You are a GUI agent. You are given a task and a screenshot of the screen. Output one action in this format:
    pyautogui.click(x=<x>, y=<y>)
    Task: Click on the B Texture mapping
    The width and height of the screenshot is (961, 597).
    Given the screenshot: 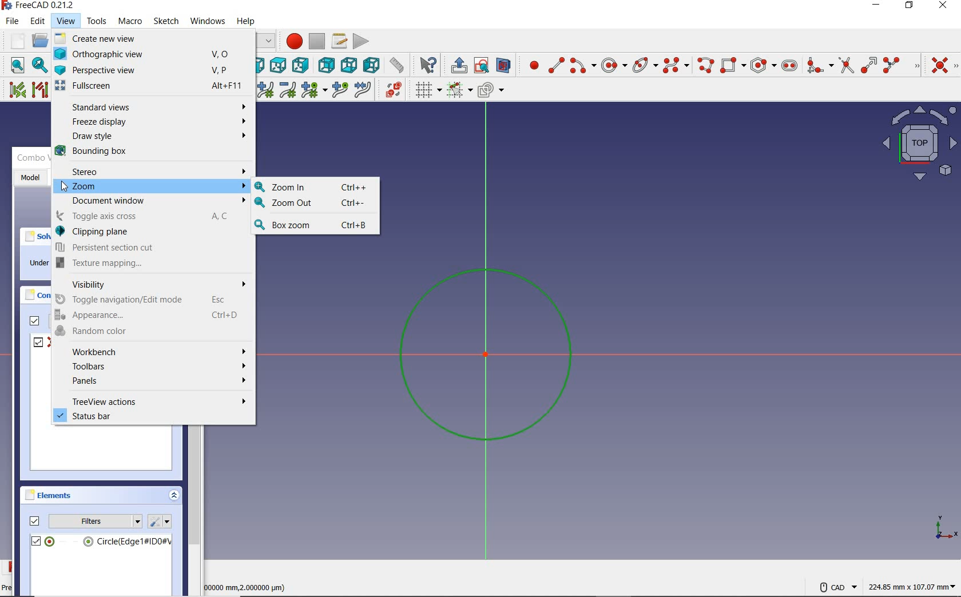 What is the action you would take?
    pyautogui.click(x=153, y=262)
    